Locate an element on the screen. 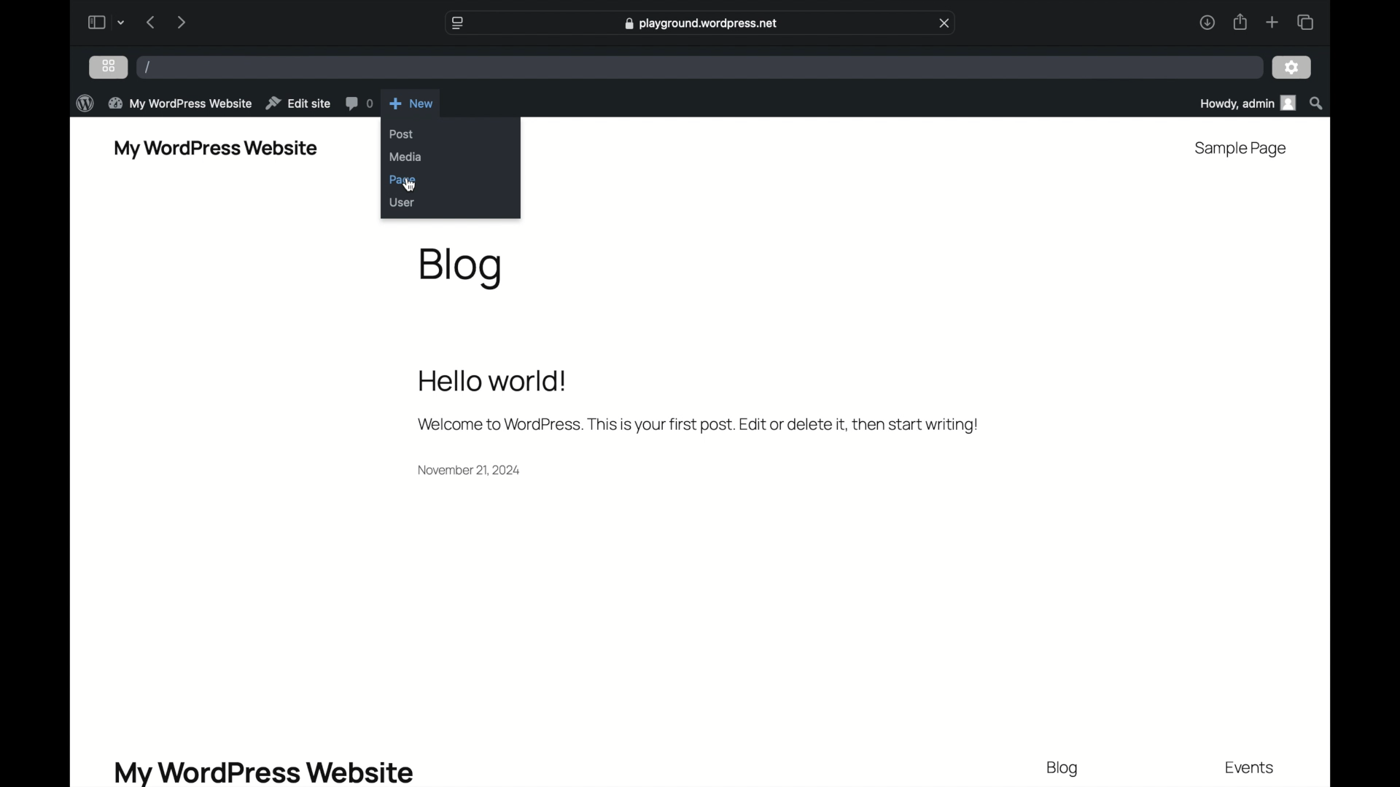  my wordpress website is located at coordinates (262, 771).